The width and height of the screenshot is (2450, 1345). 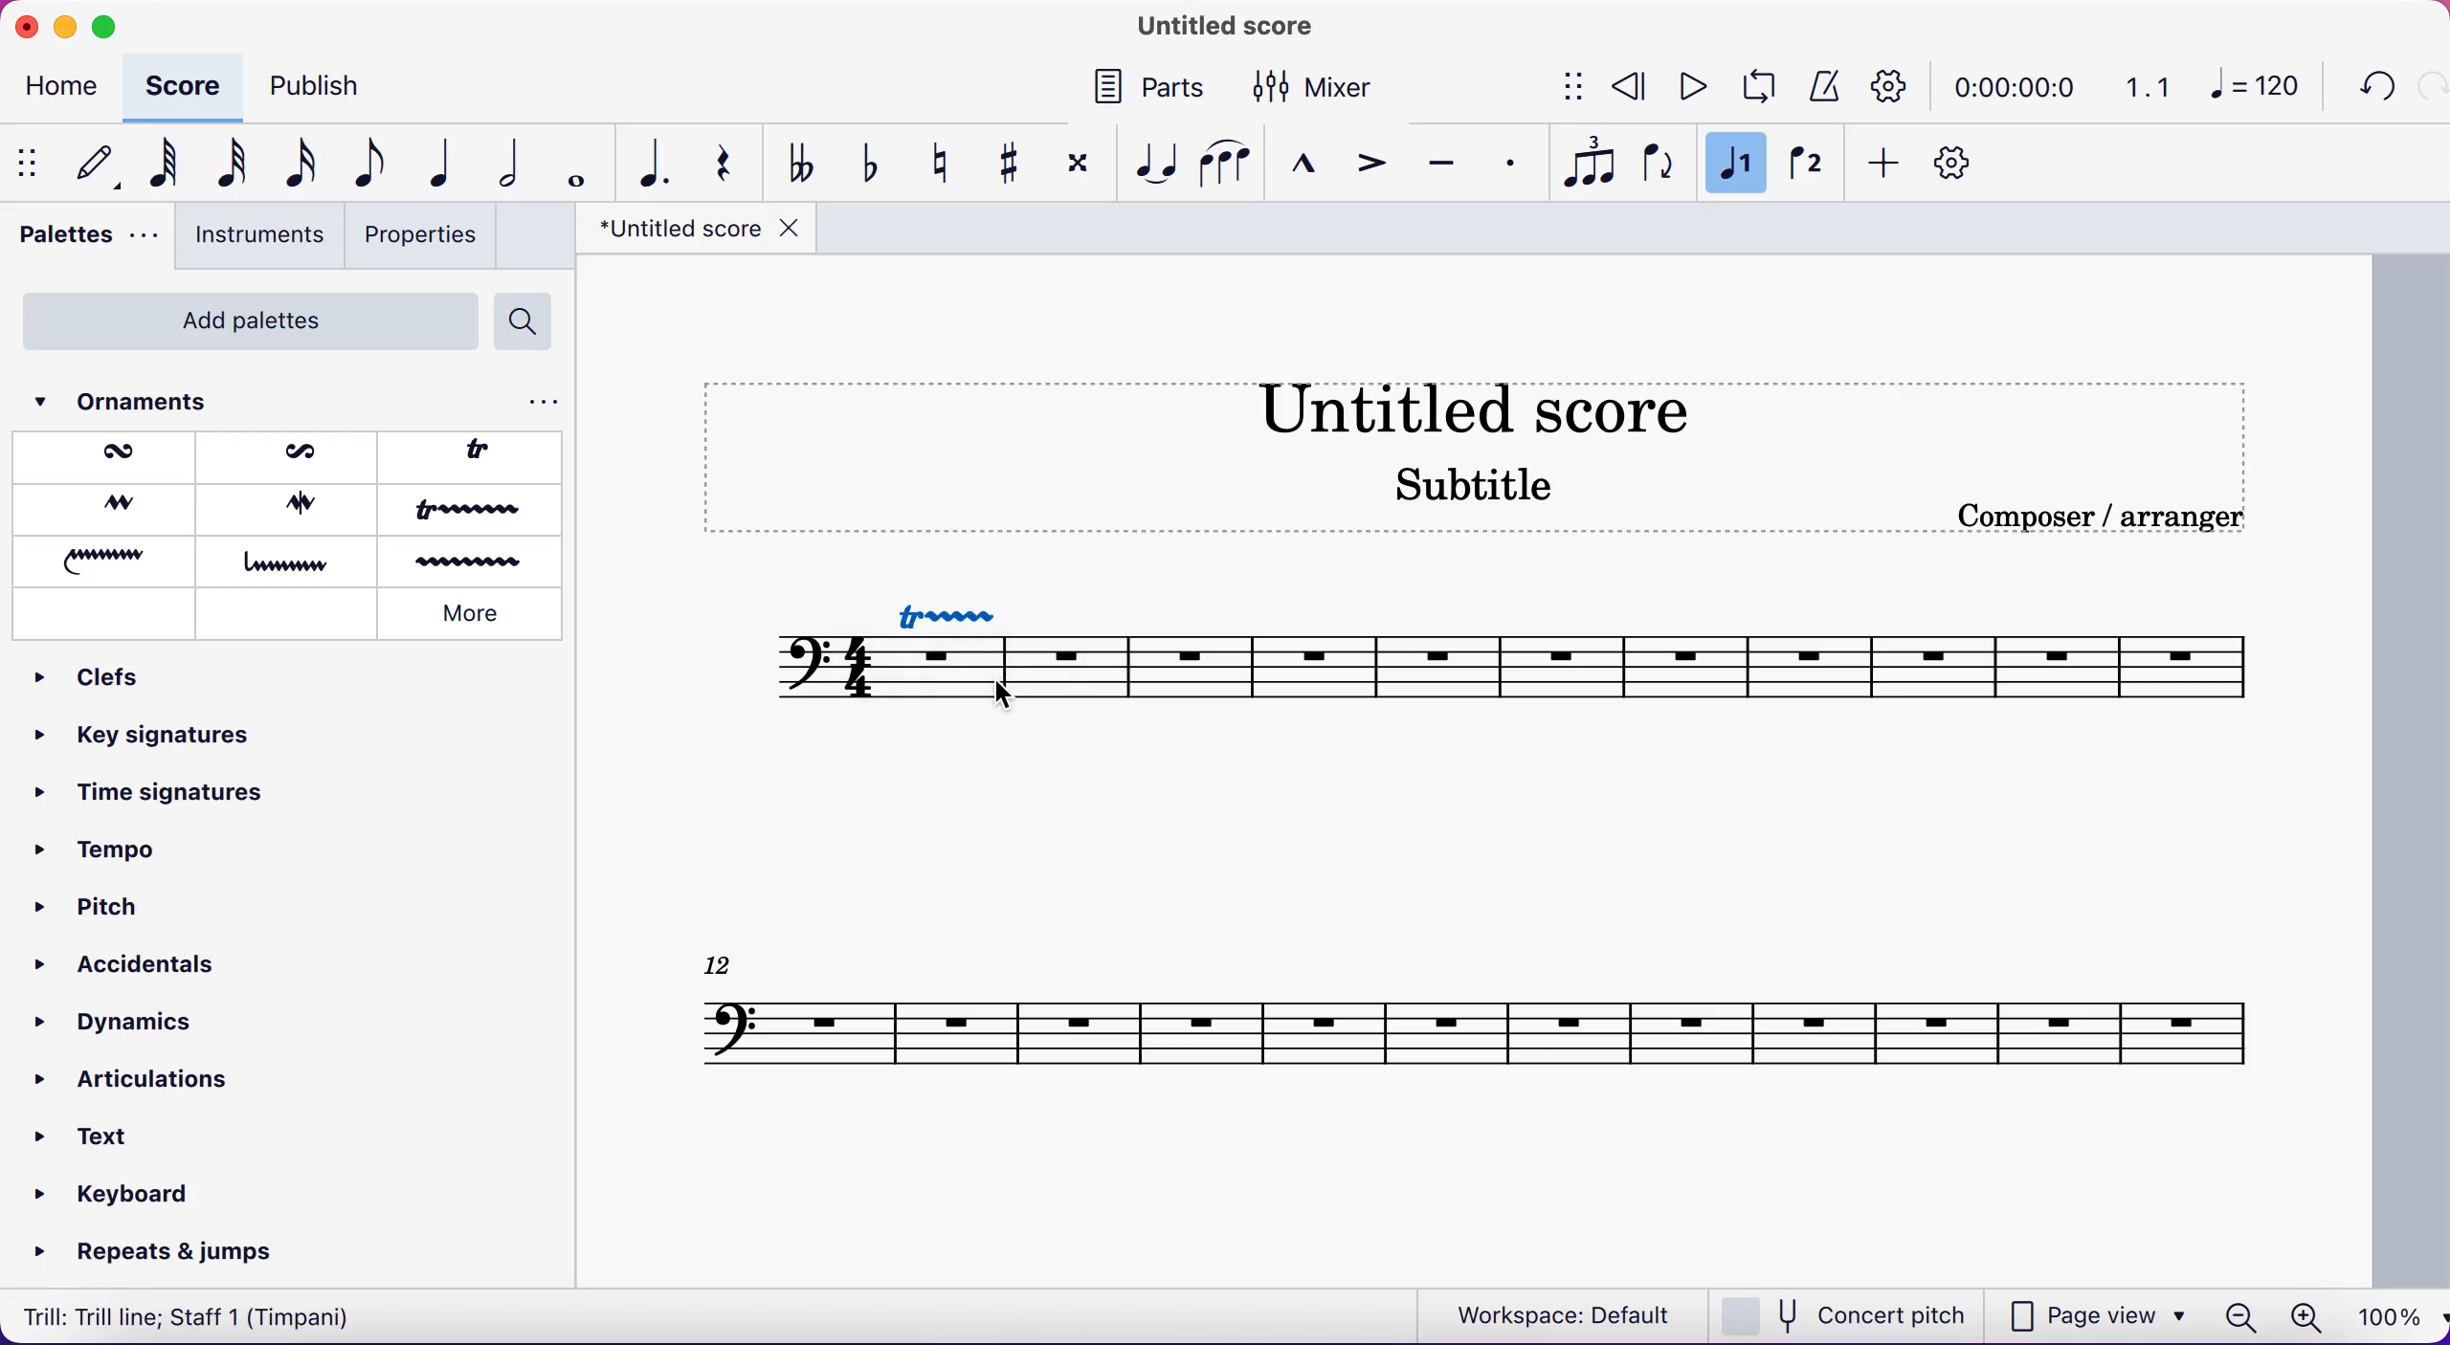 What do you see at coordinates (113, 856) in the screenshot?
I see `tempo` at bounding box center [113, 856].